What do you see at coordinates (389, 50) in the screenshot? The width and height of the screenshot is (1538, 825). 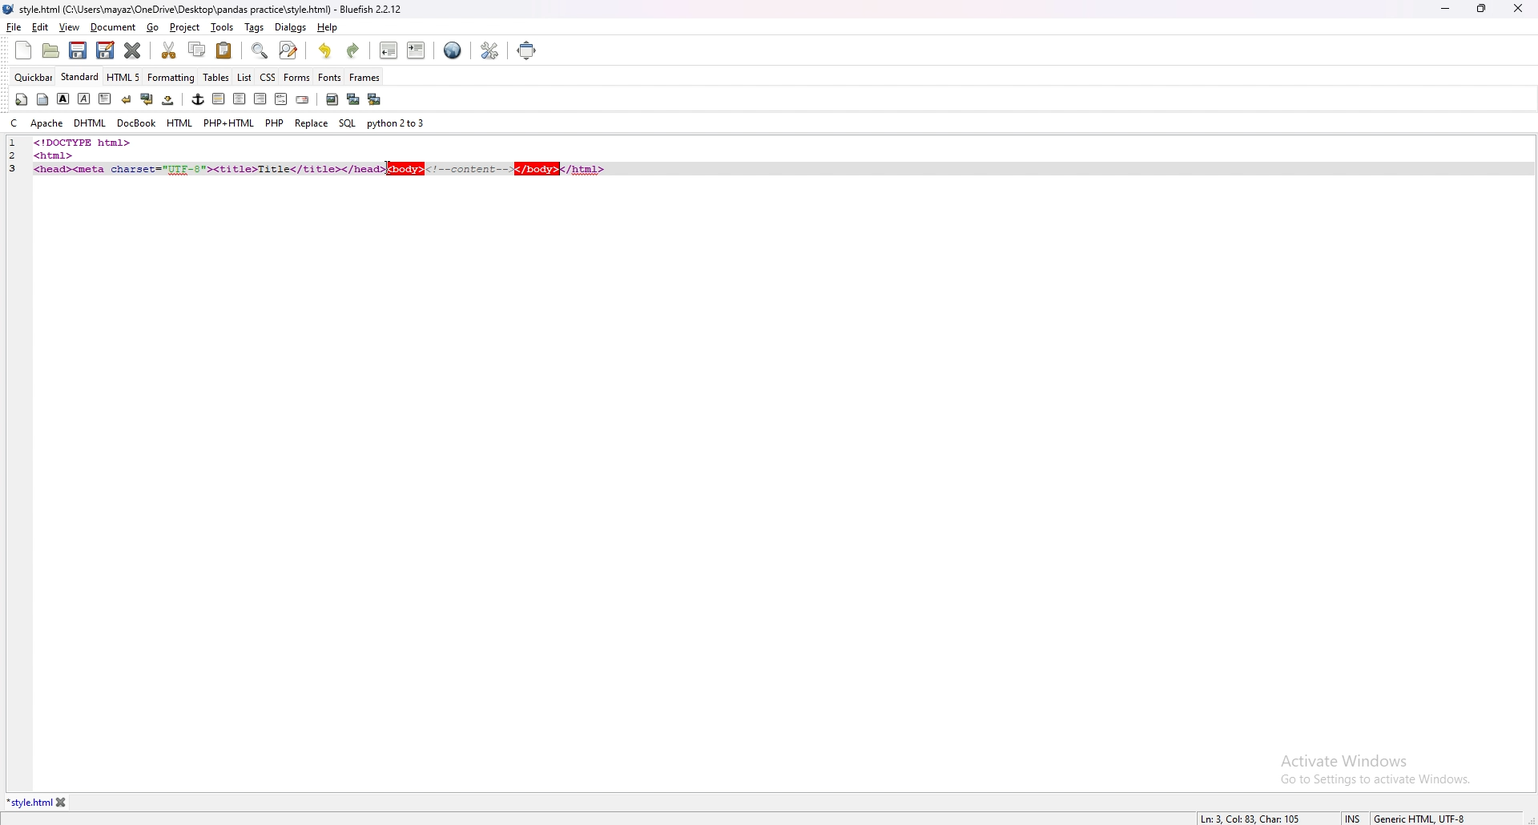 I see `unindent` at bounding box center [389, 50].